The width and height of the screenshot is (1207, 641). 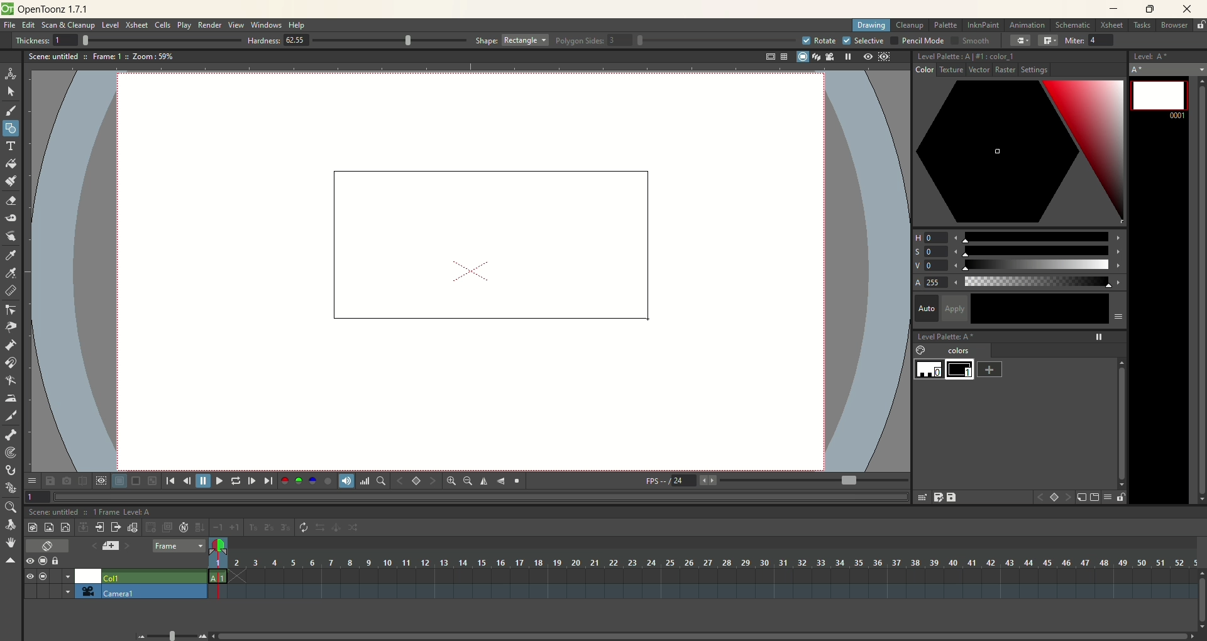 What do you see at coordinates (800, 58) in the screenshot?
I see `camera stand view` at bounding box center [800, 58].